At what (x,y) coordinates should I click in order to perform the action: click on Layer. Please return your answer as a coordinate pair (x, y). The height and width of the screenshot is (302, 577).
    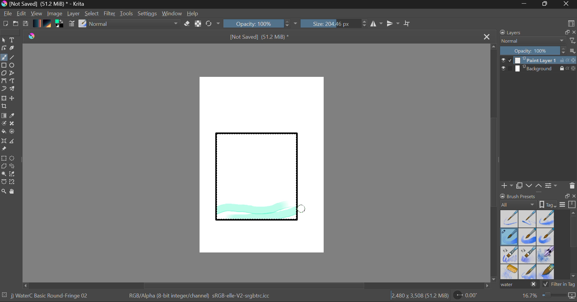
    Looking at the image, I should click on (74, 14).